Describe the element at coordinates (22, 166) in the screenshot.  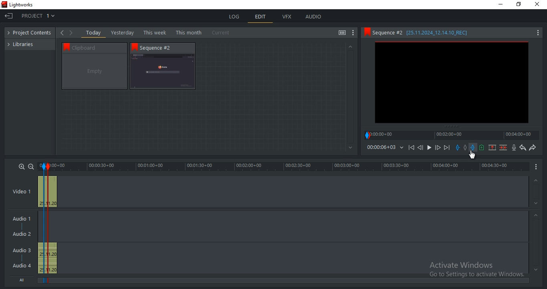
I see `zoom in` at that location.